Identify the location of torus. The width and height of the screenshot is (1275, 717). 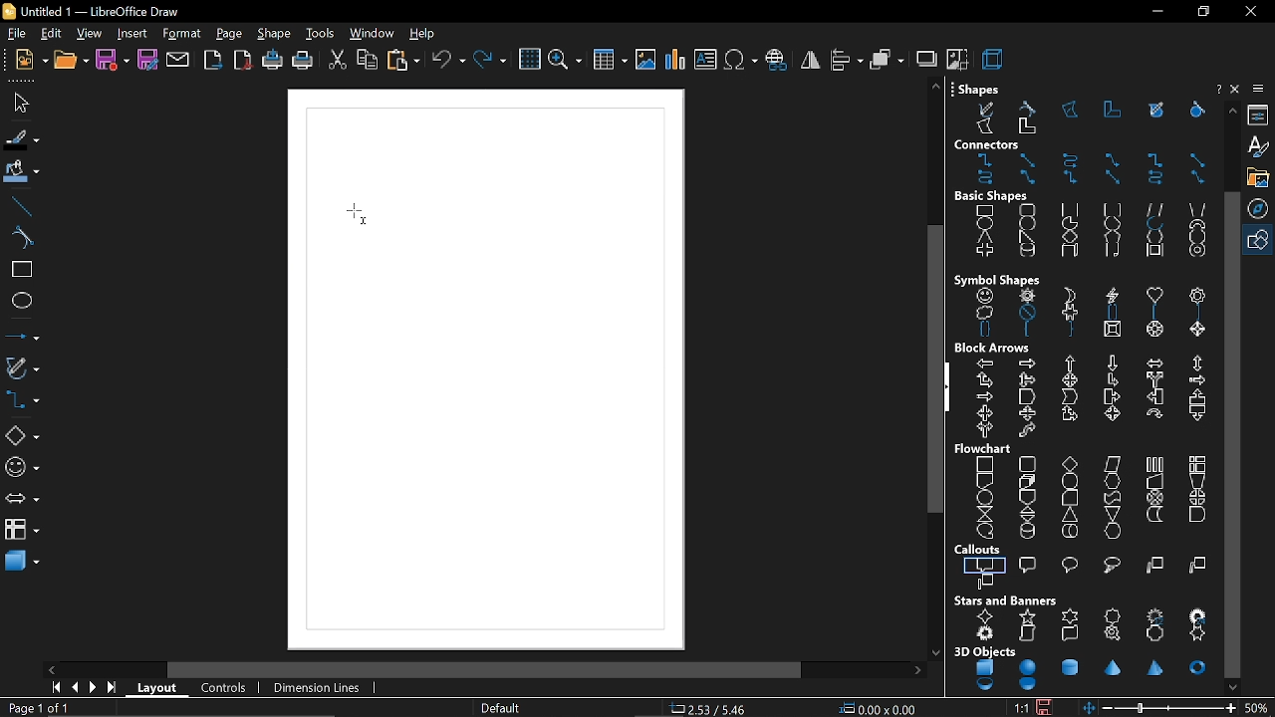
(1198, 667).